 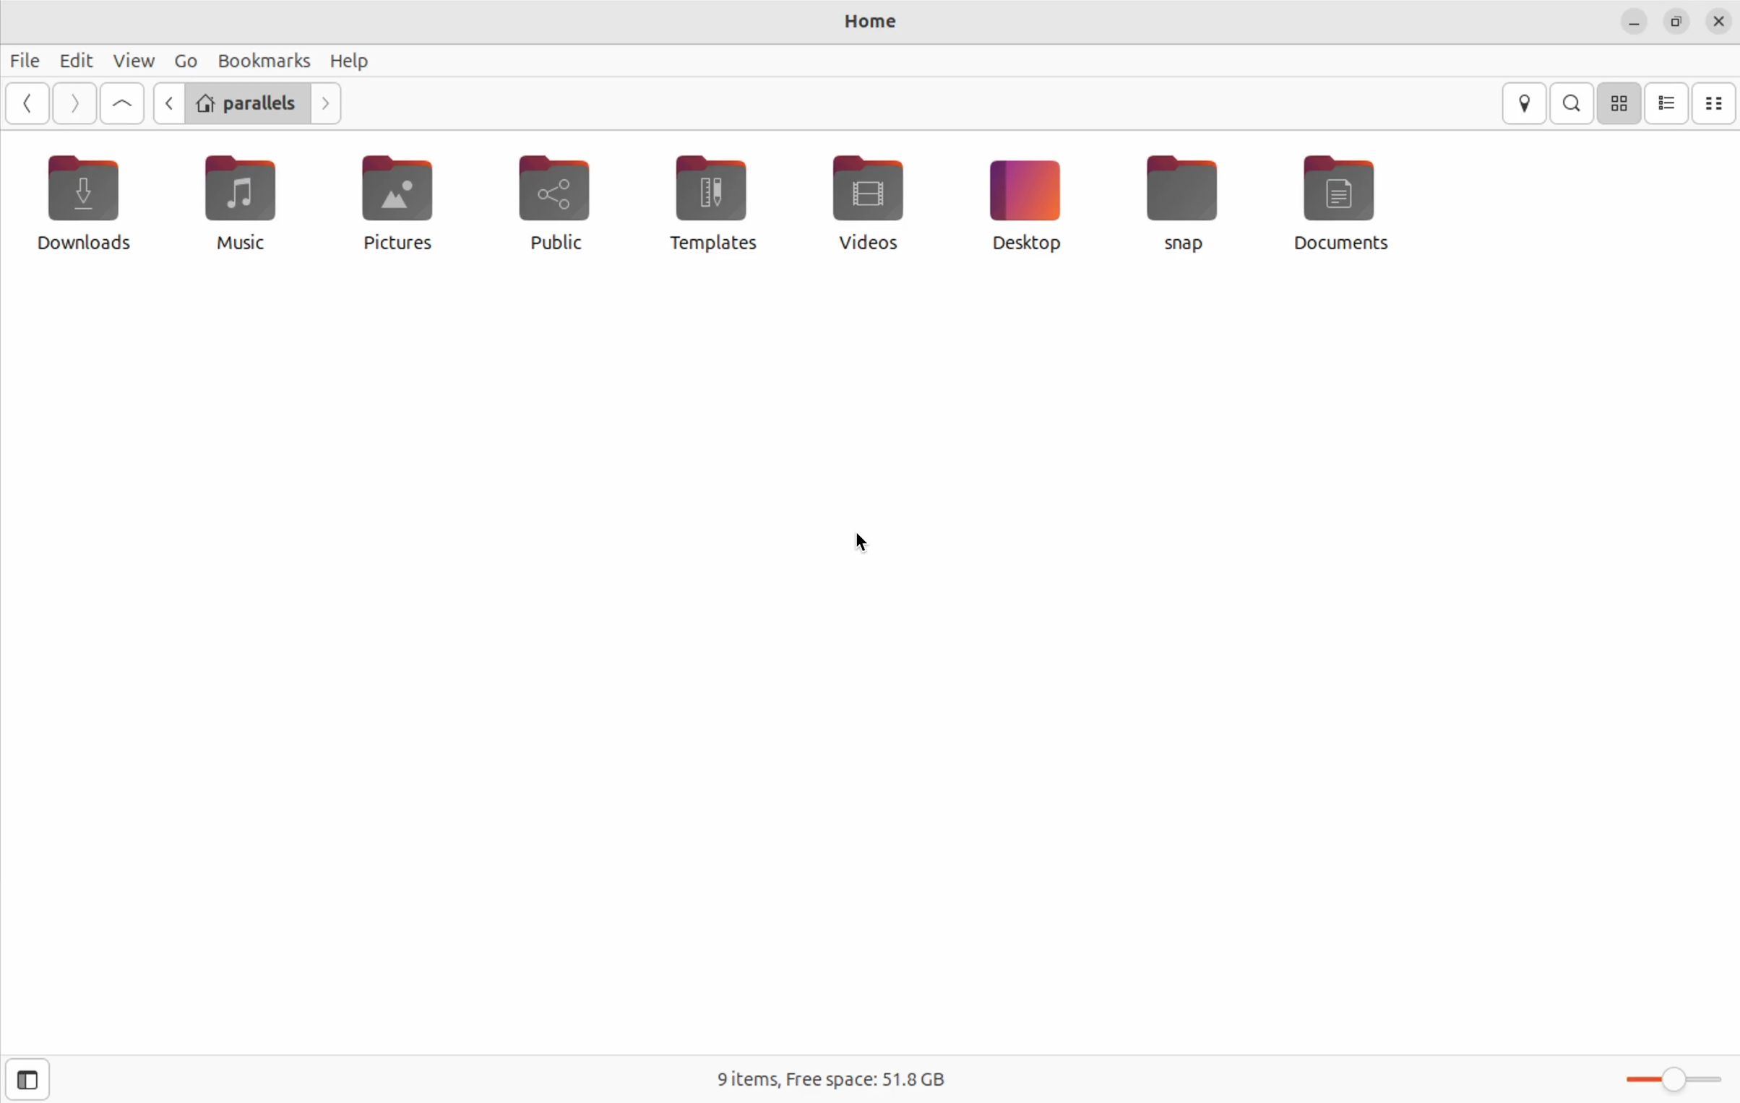 I want to click on compact view, so click(x=1717, y=102).